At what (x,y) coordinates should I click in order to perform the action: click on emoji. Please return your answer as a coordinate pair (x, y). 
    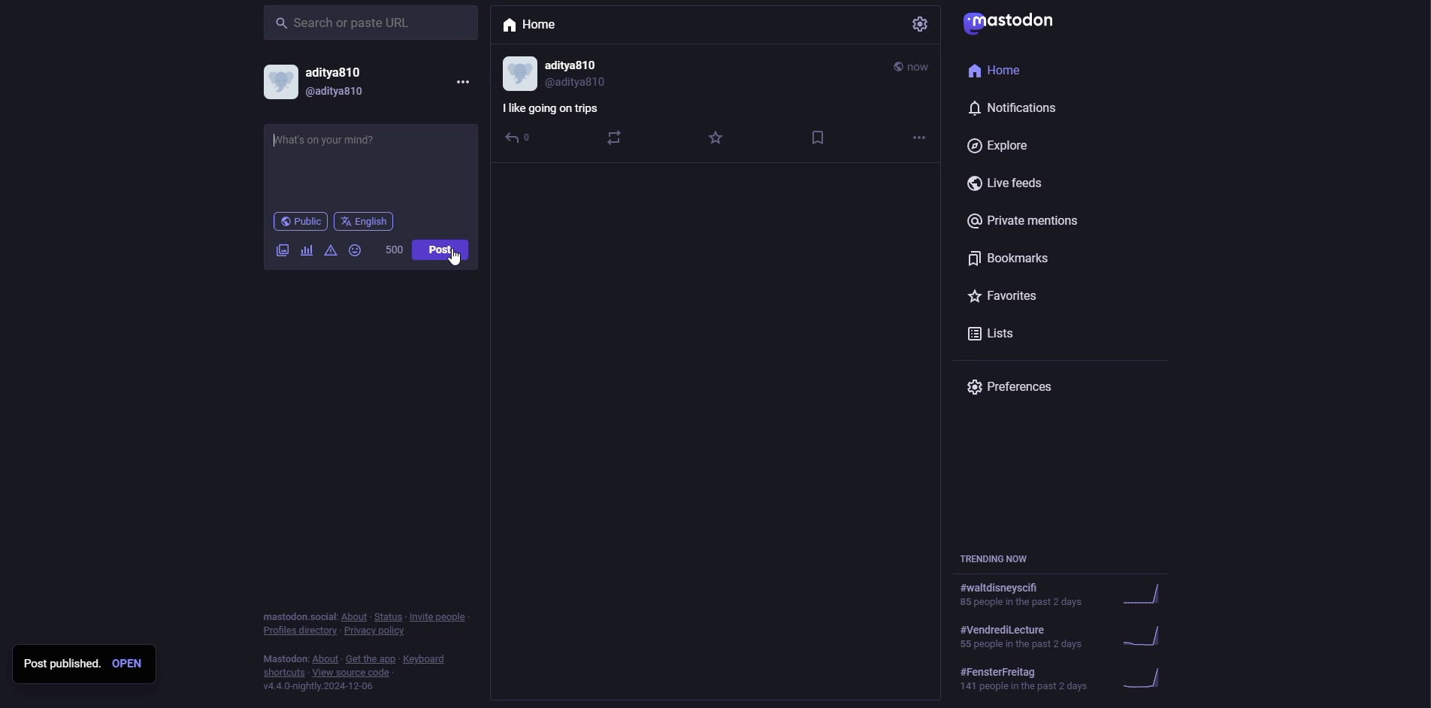
    Looking at the image, I should click on (356, 250).